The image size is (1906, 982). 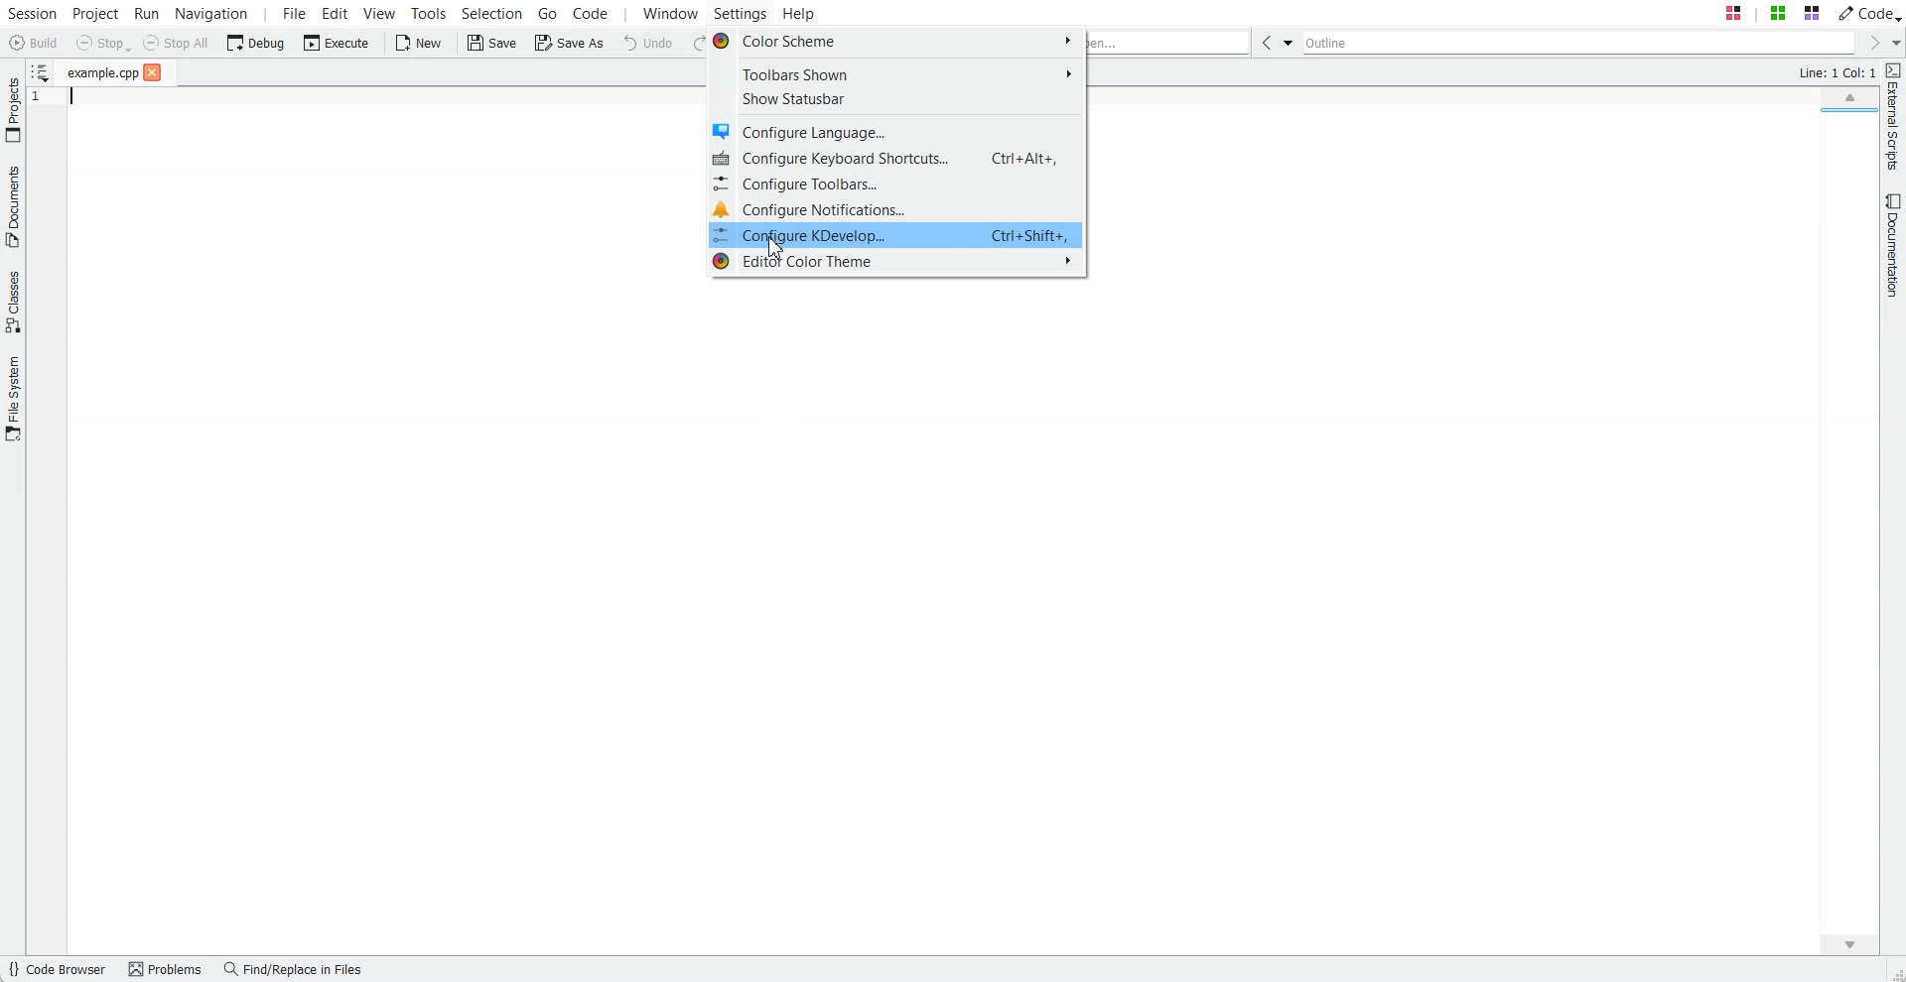 I want to click on Problems, so click(x=168, y=970).